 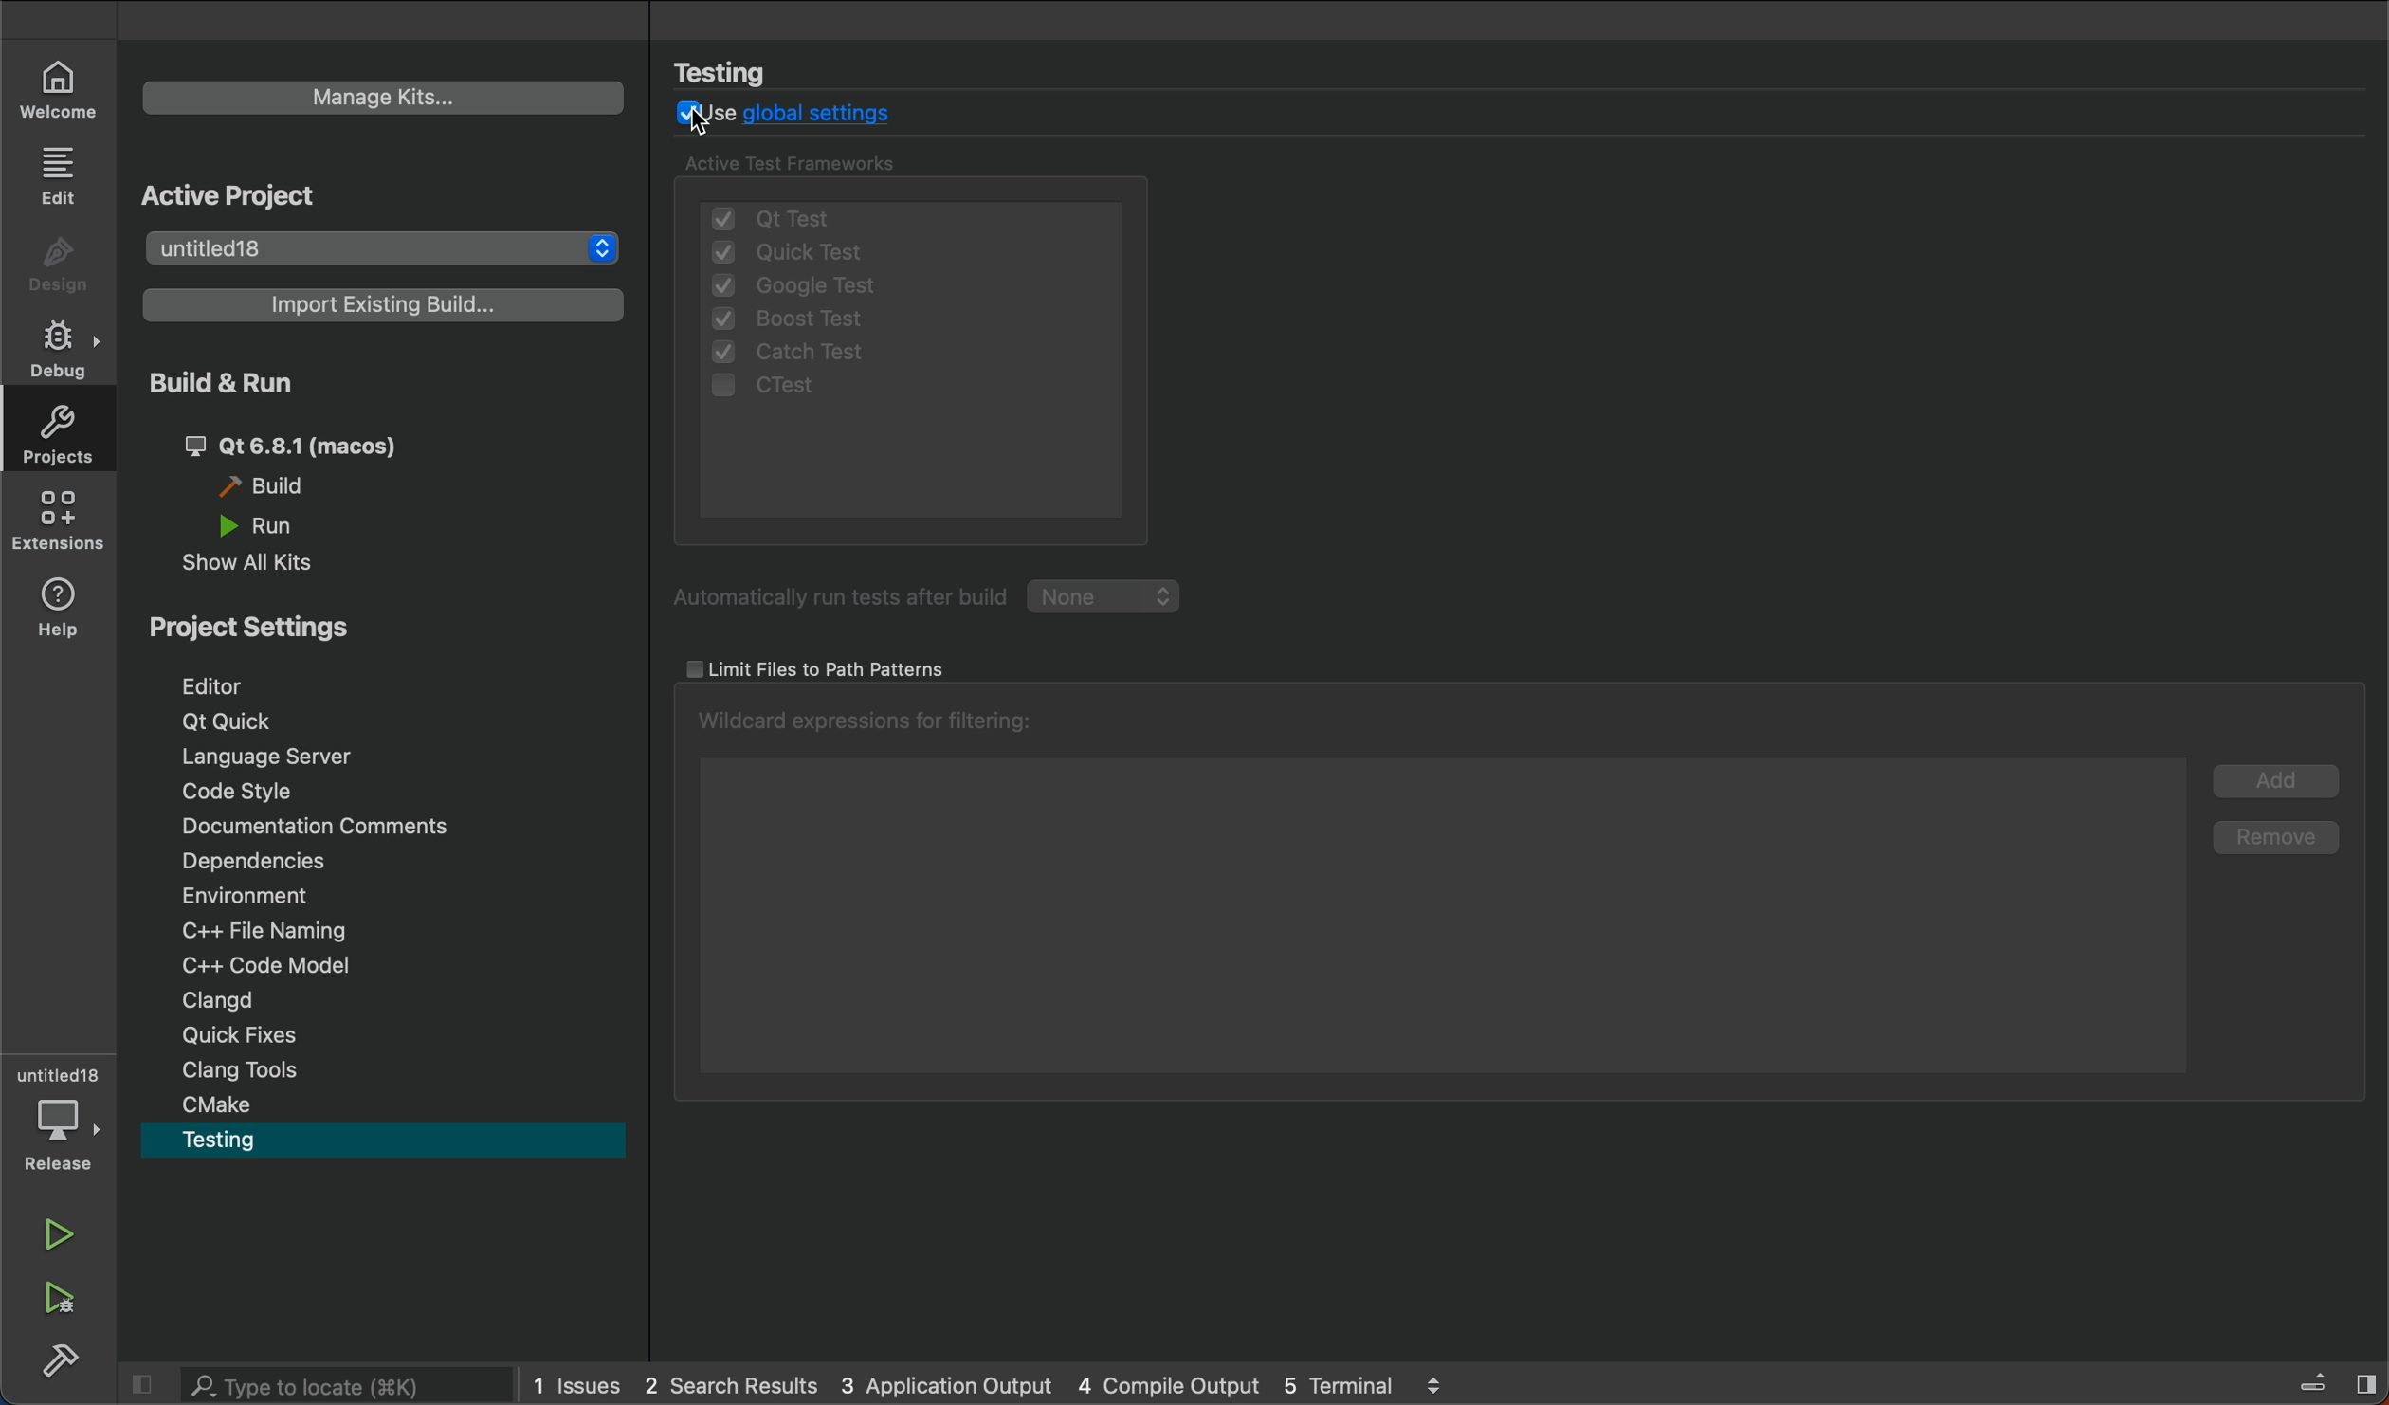 What do you see at coordinates (828, 251) in the screenshot?
I see `quick test` at bounding box center [828, 251].